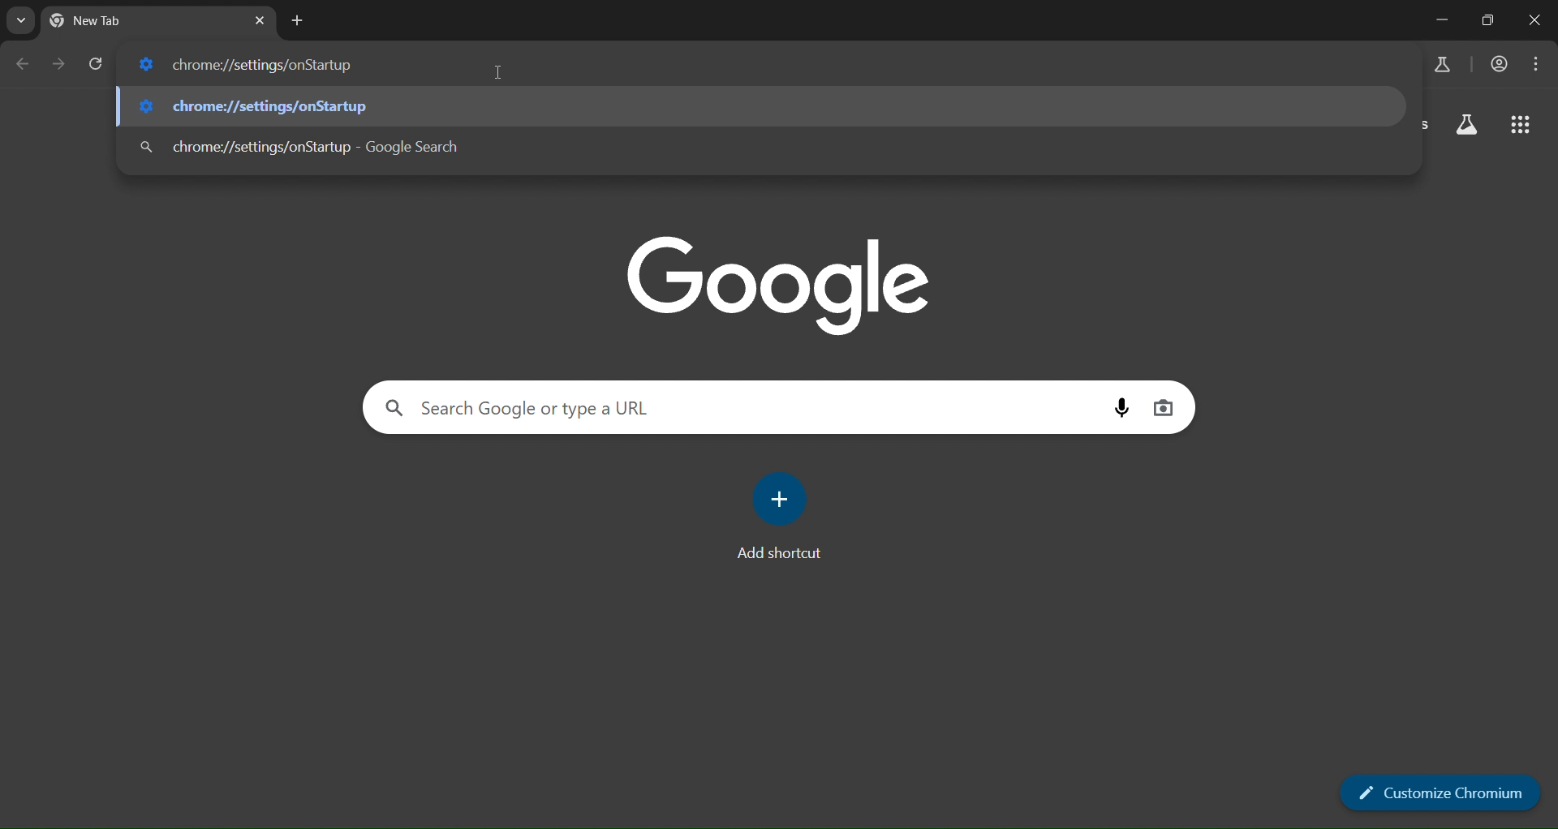 This screenshot has width=1558, height=829. Describe the element at coordinates (111, 21) in the screenshot. I see `current page` at that location.